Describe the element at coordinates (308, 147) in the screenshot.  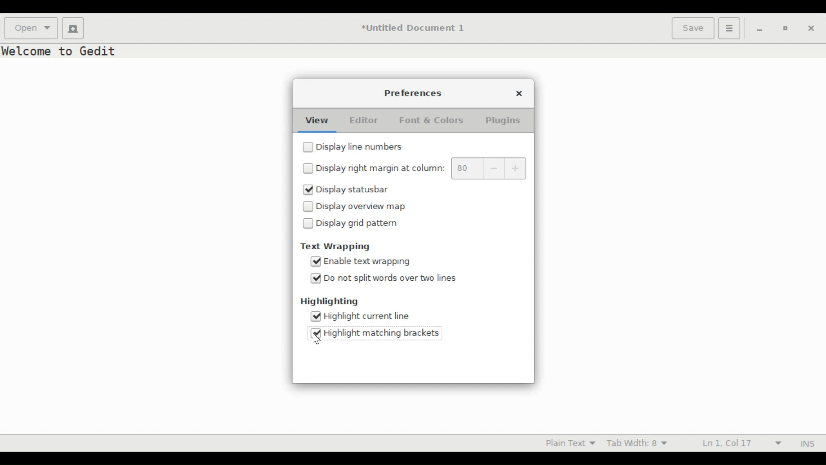
I see `checkbox` at that location.